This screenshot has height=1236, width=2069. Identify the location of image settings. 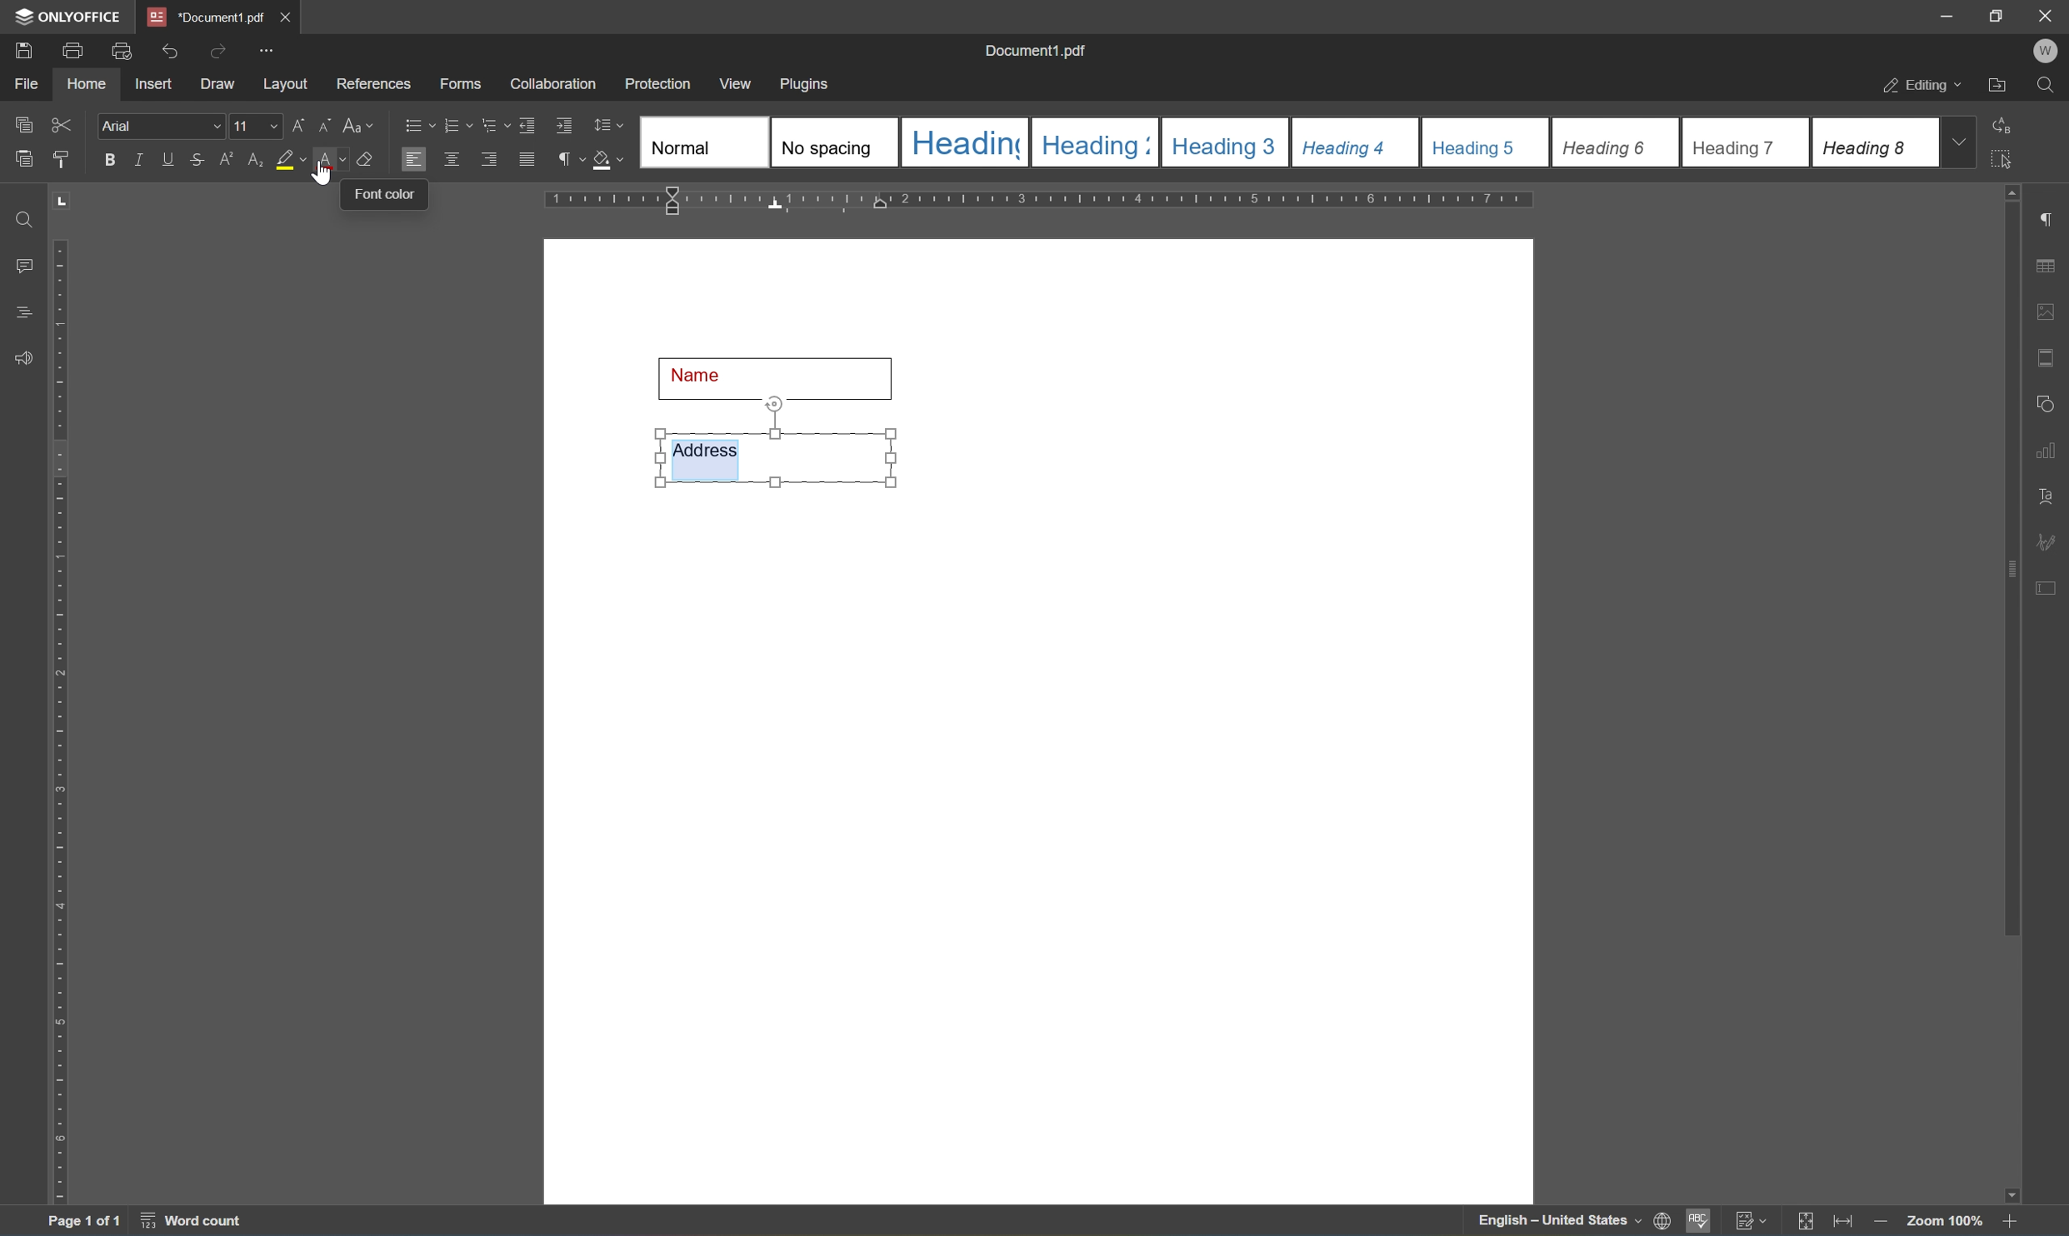
(2047, 310).